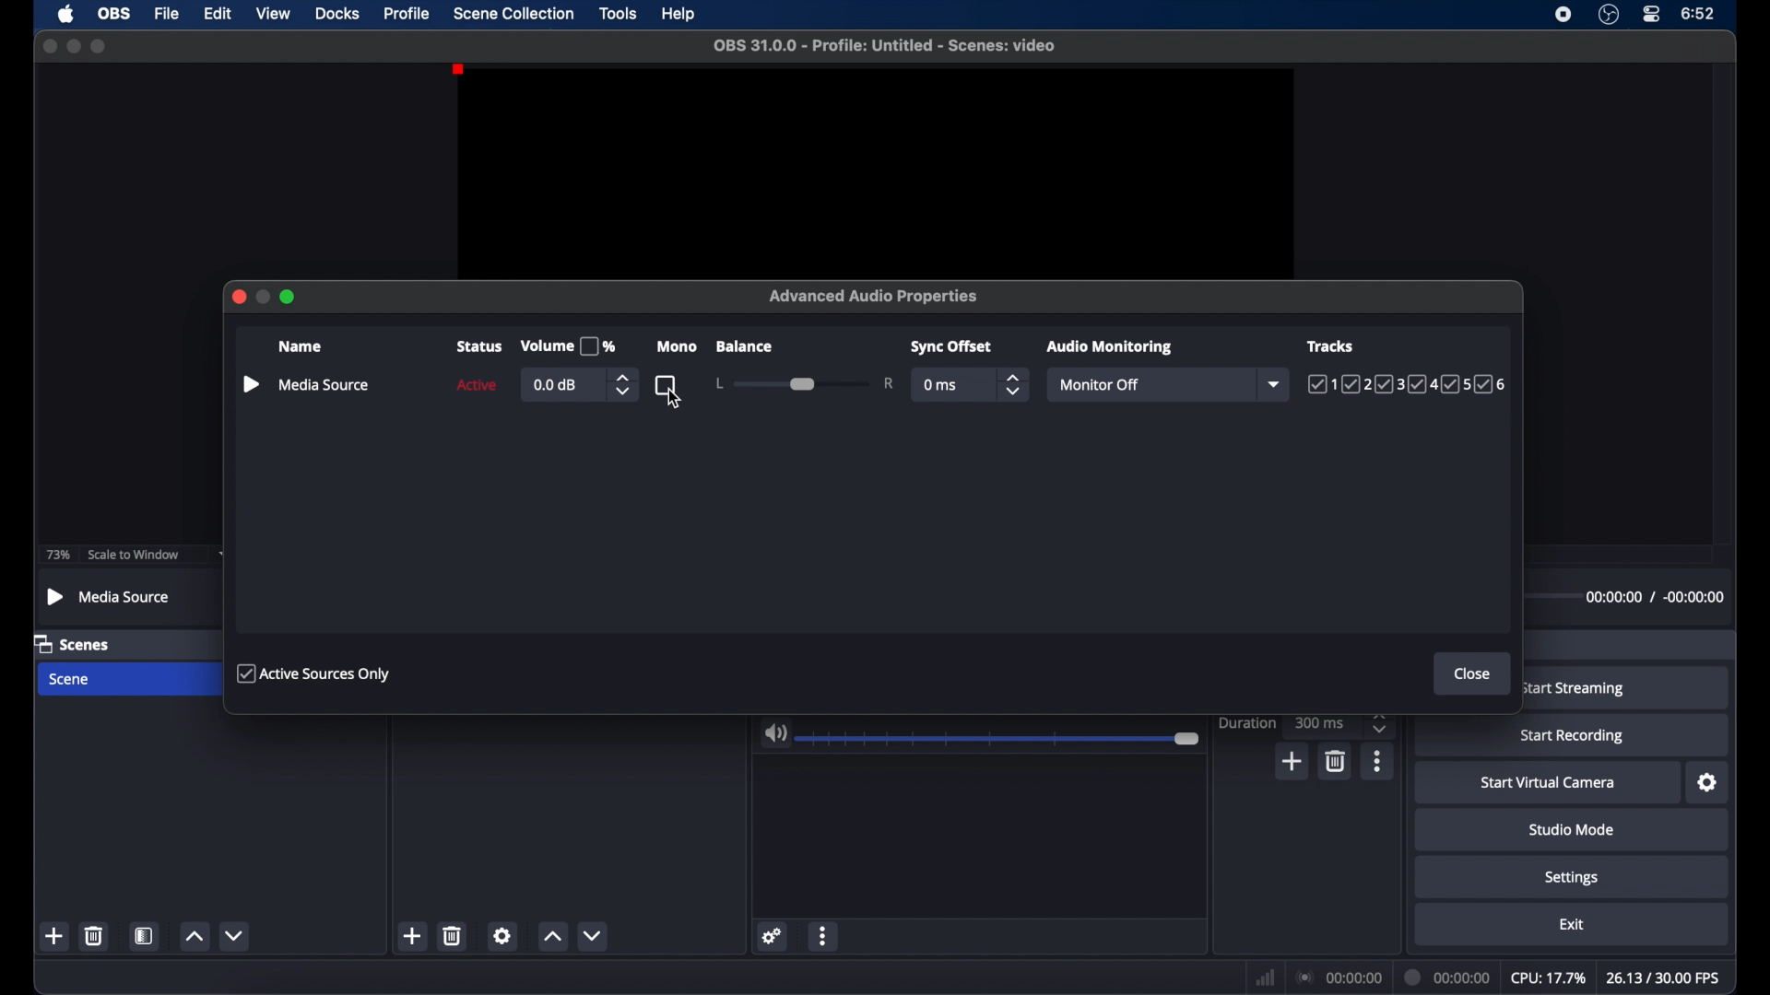  What do you see at coordinates (133, 555) in the screenshot?
I see `scale to window` at bounding box center [133, 555].